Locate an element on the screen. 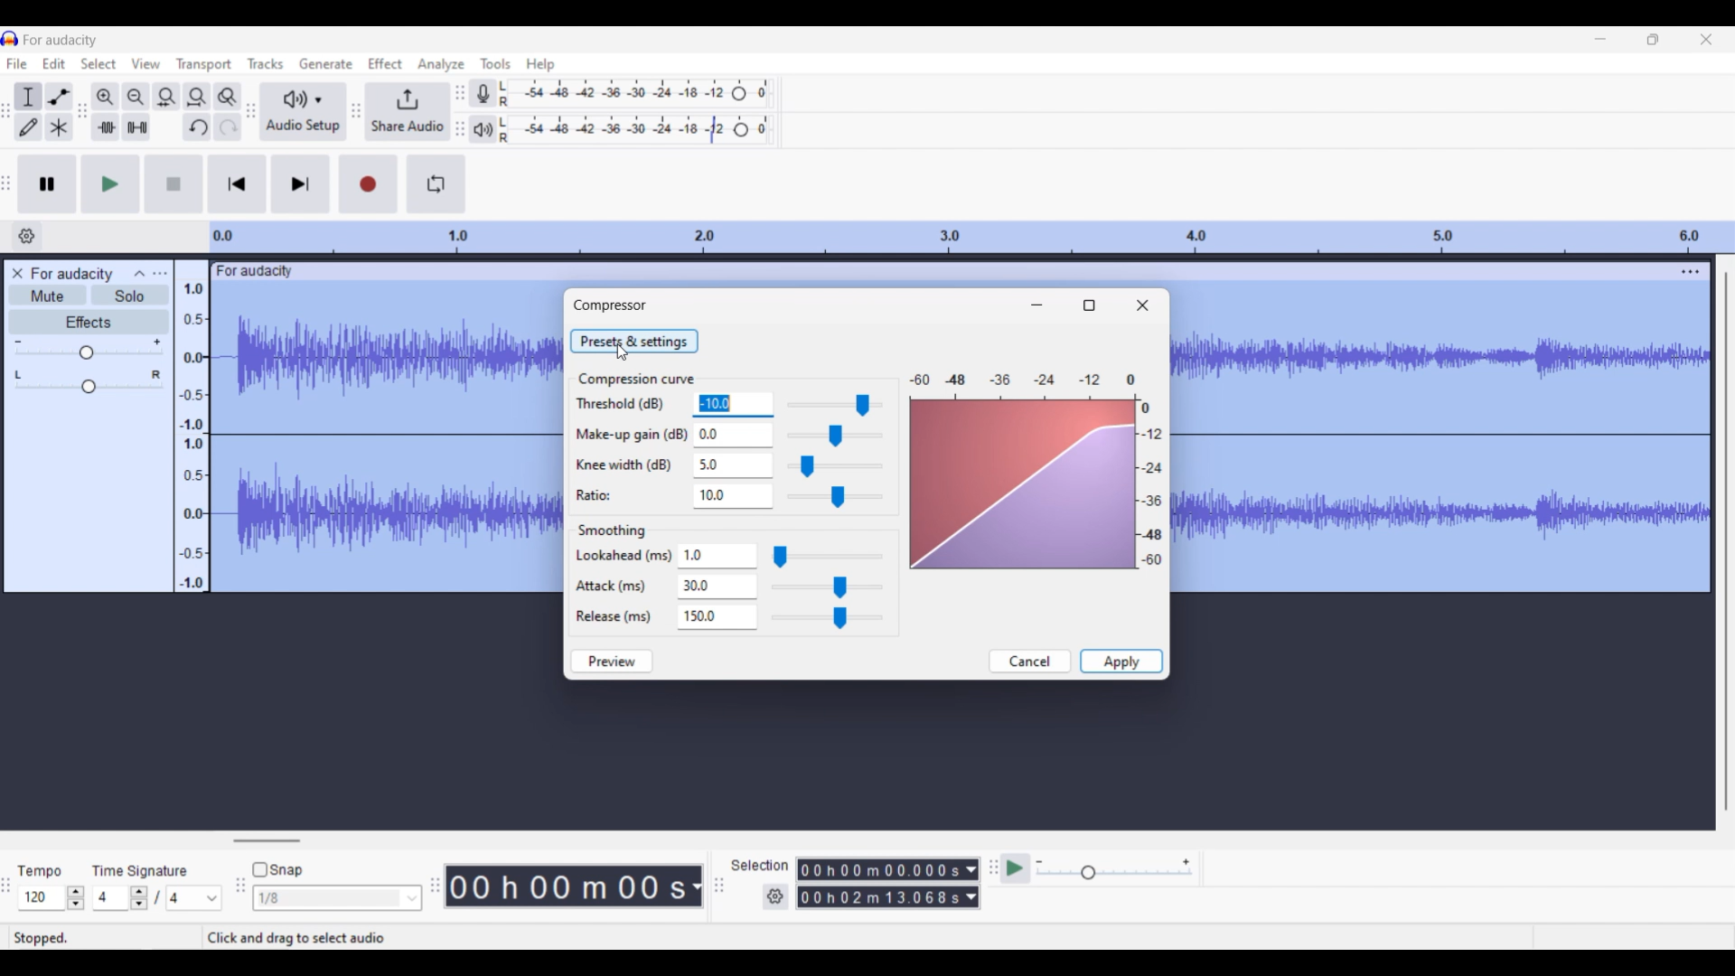  Current output  is located at coordinates (1036, 471).